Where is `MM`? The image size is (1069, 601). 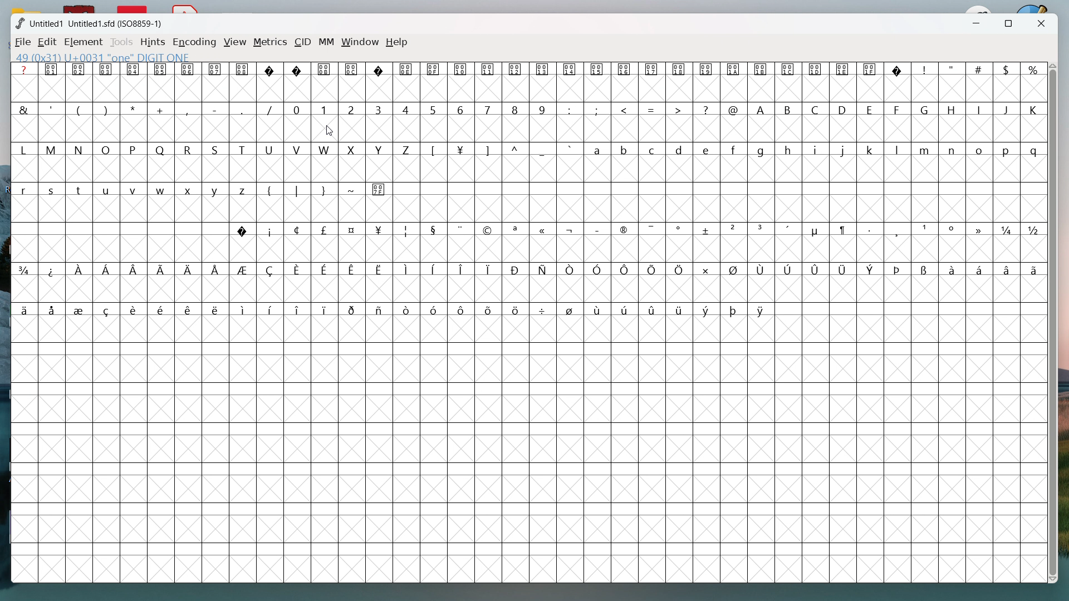
MM is located at coordinates (327, 42).